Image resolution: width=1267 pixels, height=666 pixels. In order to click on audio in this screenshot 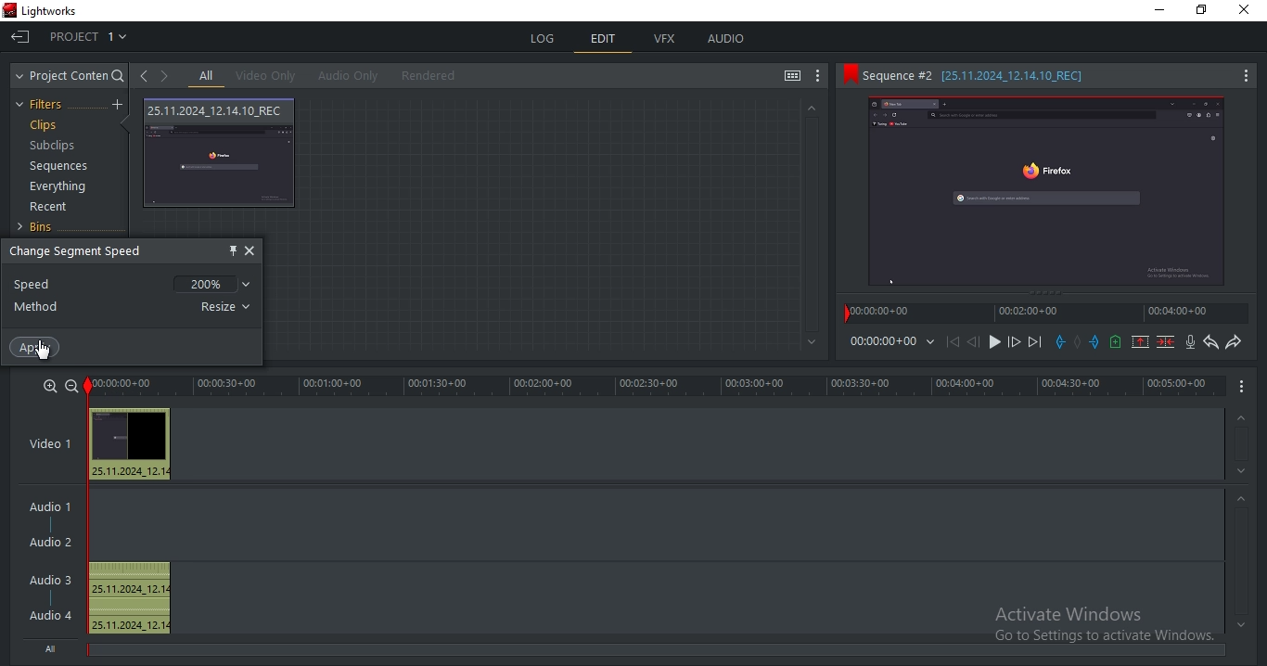, I will do `click(53, 564)`.